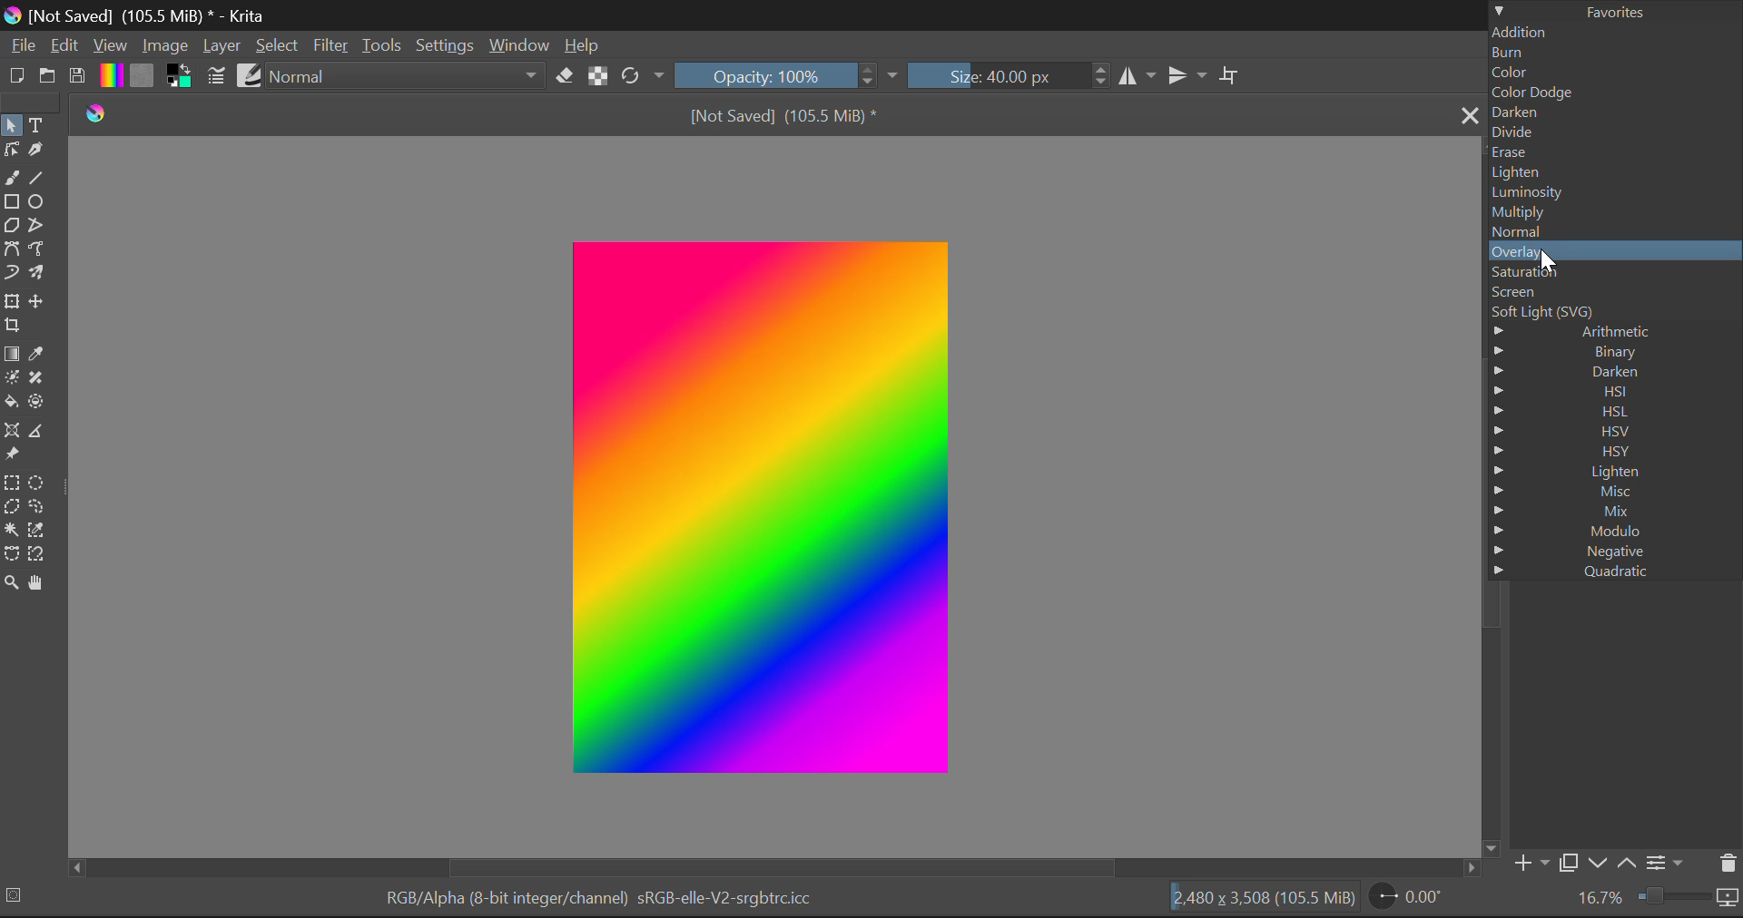 Image resolution: width=1743 pixels, height=918 pixels. Describe the element at coordinates (1616, 864) in the screenshot. I see `move layer front or back` at that location.